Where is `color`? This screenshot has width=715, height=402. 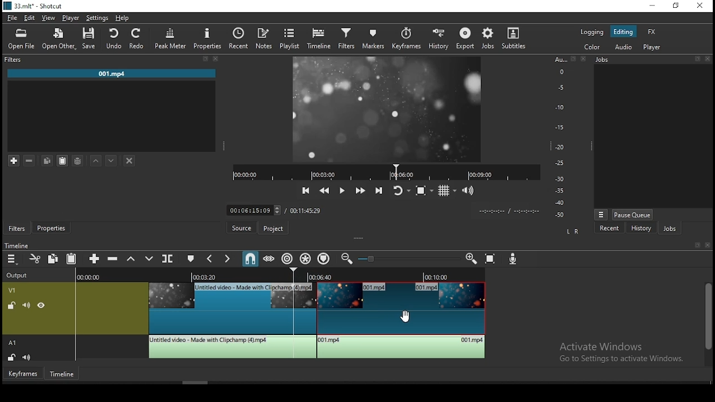
color is located at coordinates (593, 46).